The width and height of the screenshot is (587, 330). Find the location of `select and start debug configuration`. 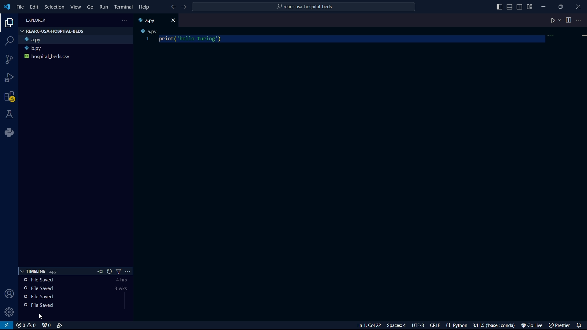

select and start debug configuration is located at coordinates (60, 325).